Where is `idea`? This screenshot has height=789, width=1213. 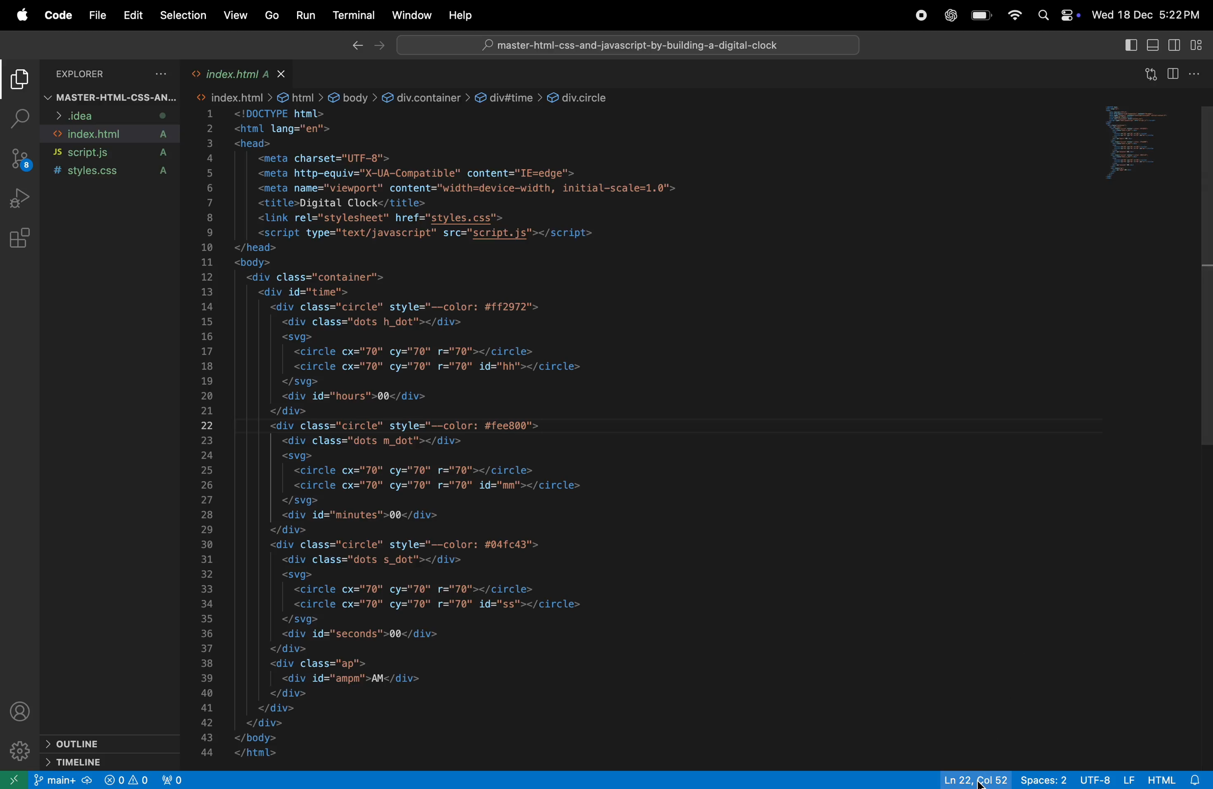
idea is located at coordinates (106, 116).